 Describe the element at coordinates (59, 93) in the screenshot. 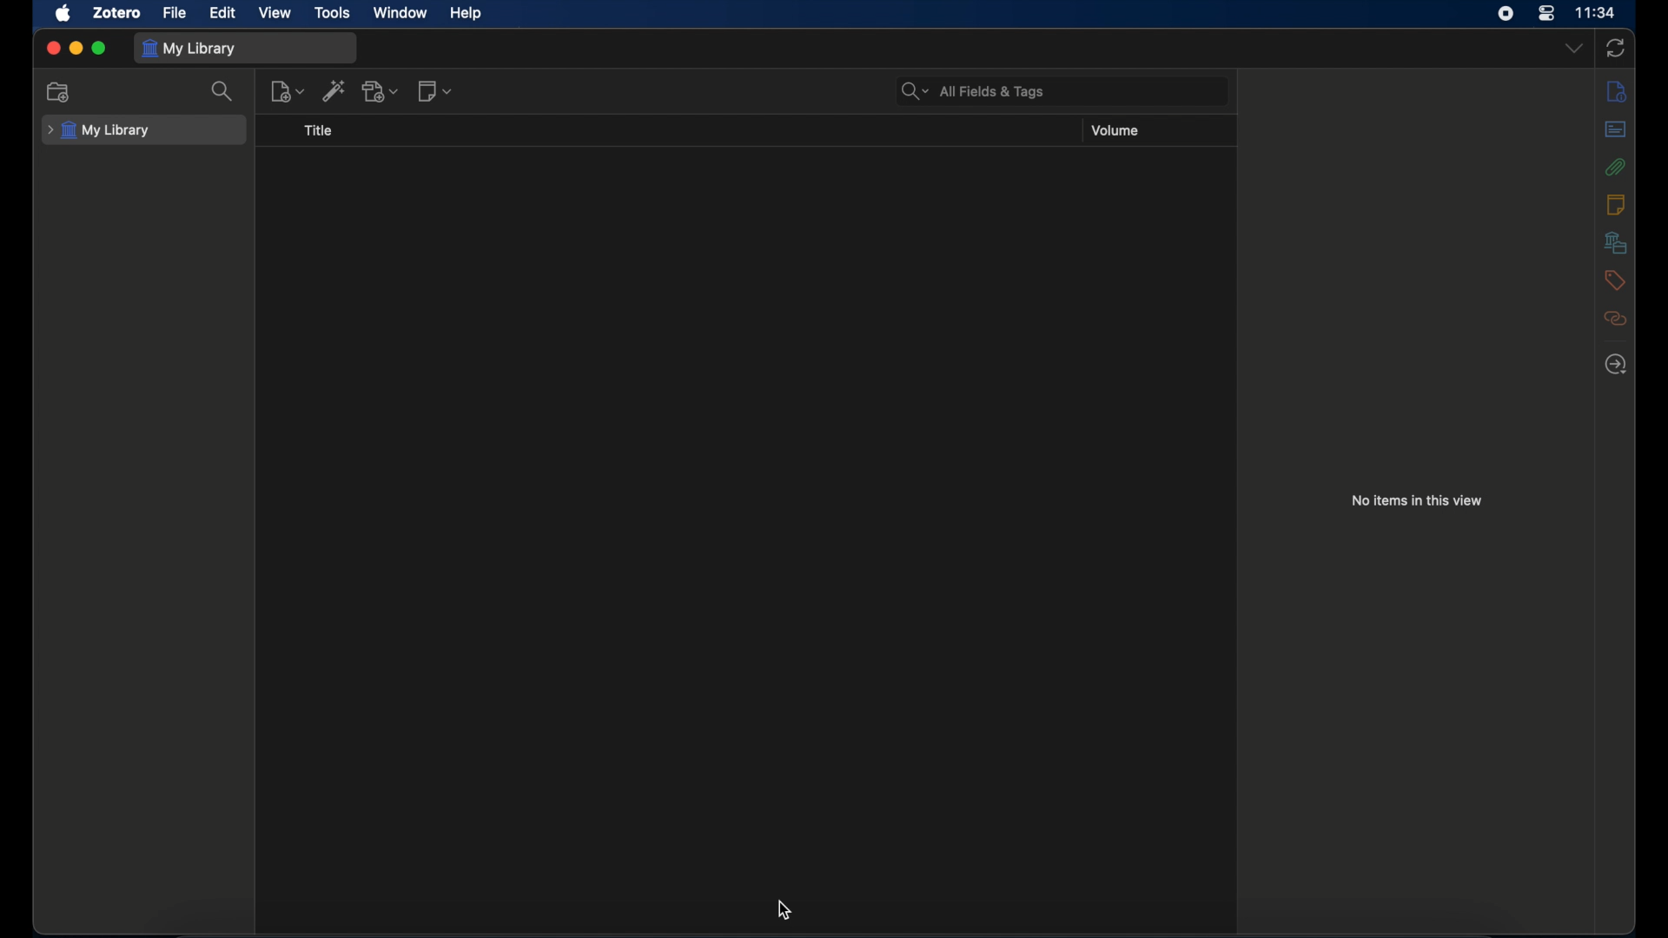

I see `new collection` at that location.